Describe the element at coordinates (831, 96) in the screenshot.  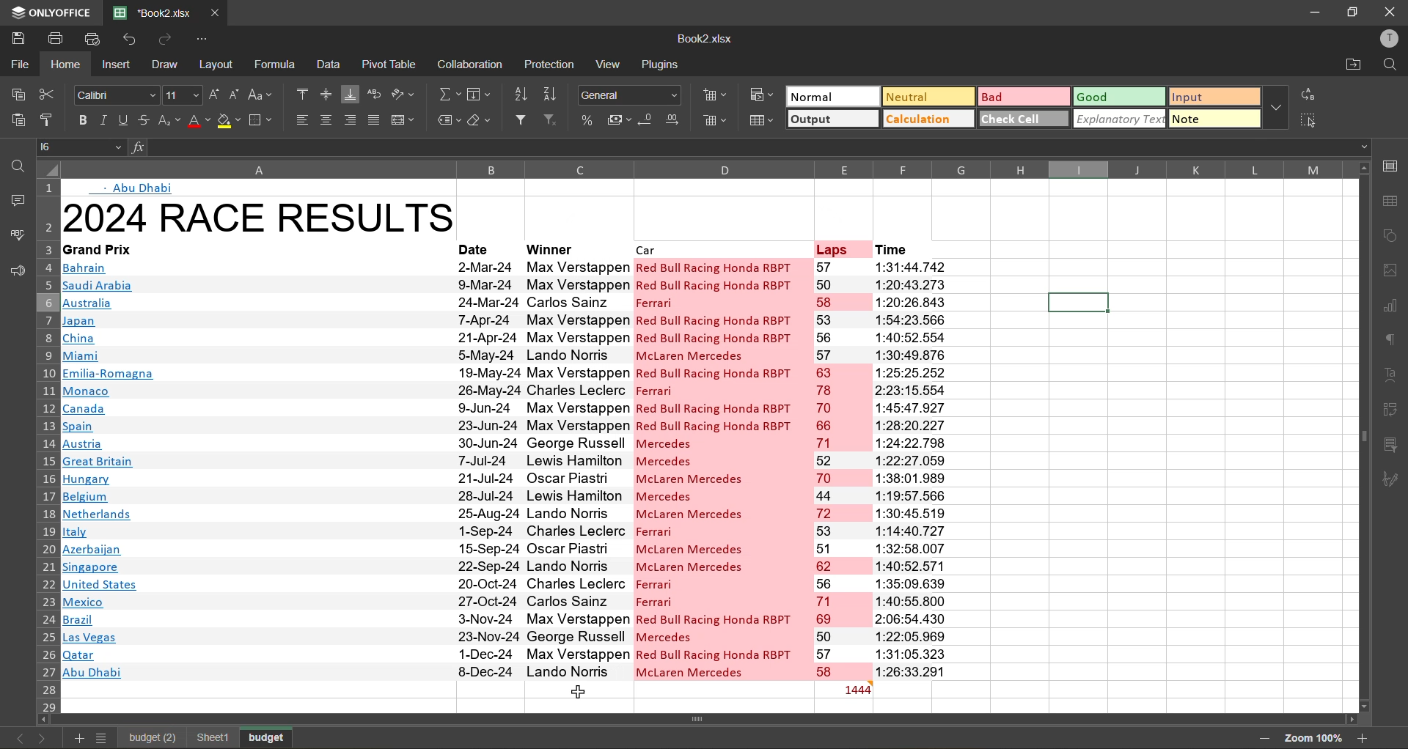
I see `normal` at that location.